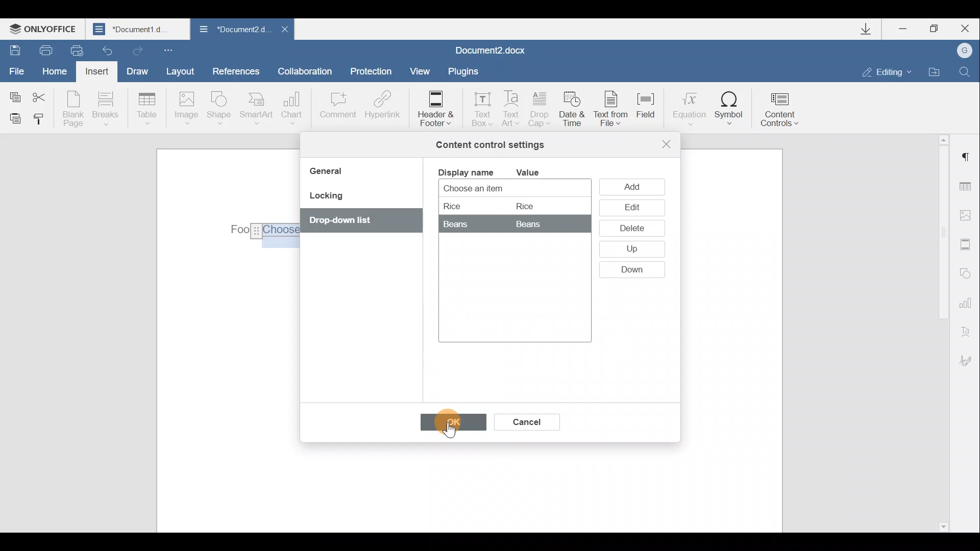 The height and width of the screenshot is (551, 980). Describe the element at coordinates (235, 70) in the screenshot. I see `References` at that location.